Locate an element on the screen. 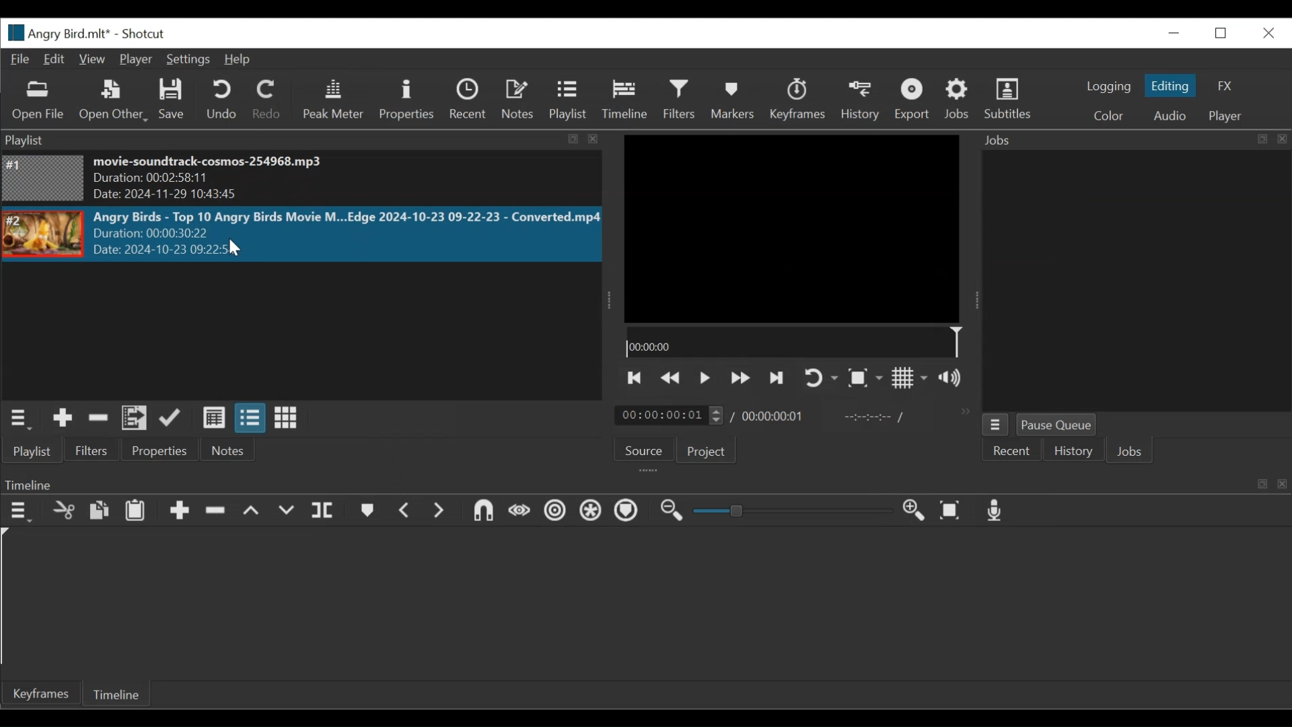  00:00:00(Timeline) is located at coordinates (793, 343).